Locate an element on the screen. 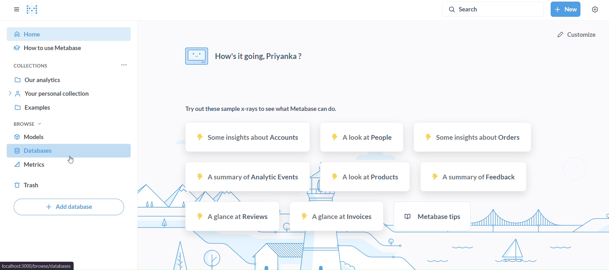 This screenshot has height=270, width=609. collections is located at coordinates (40, 64).